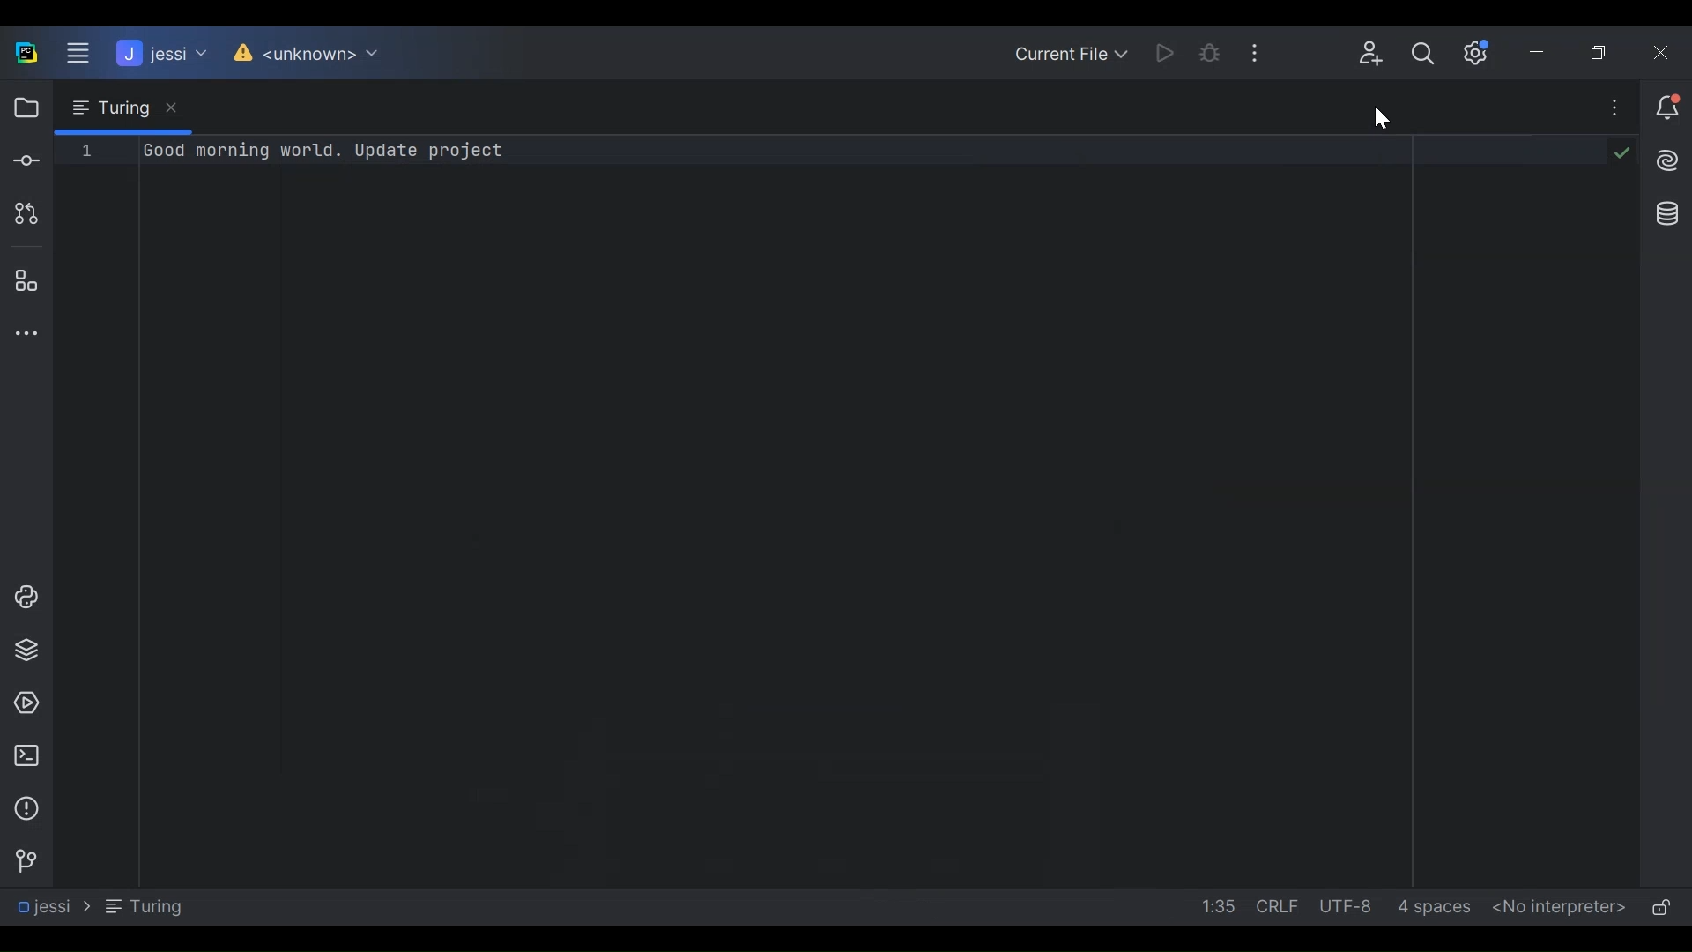  What do you see at coordinates (1431, 55) in the screenshot?
I see `Search` at bounding box center [1431, 55].